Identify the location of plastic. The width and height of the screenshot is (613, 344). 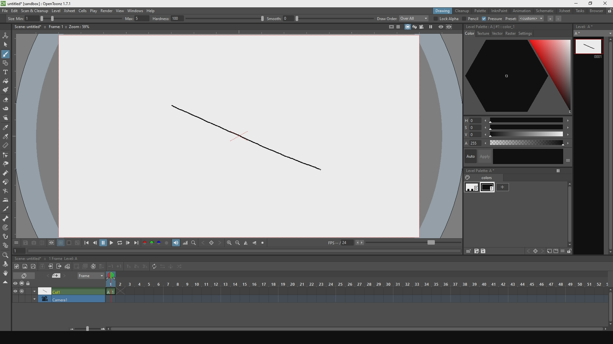
(6, 246).